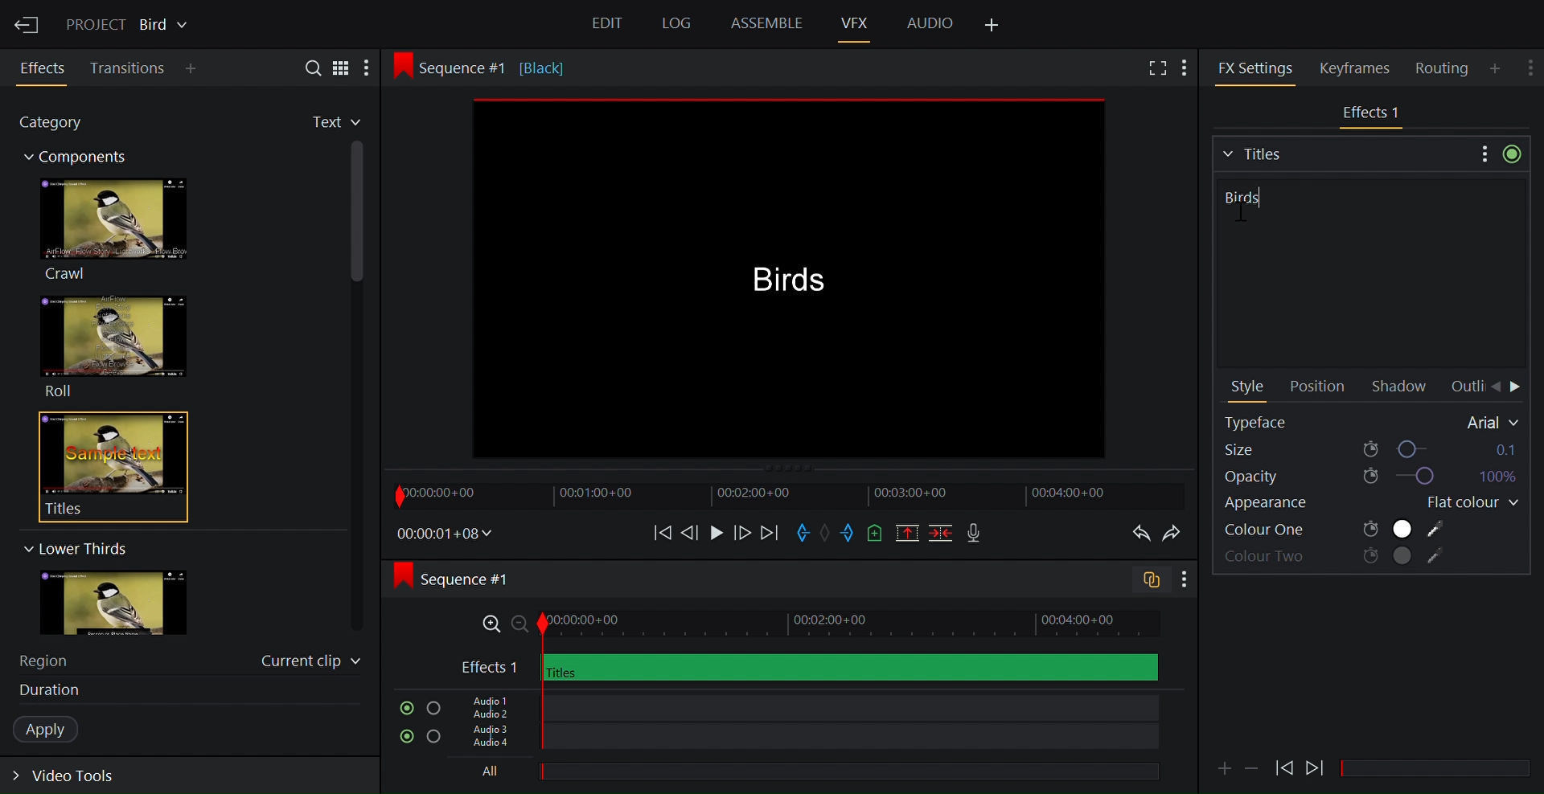 This screenshot has width=1544, height=794. Describe the element at coordinates (1144, 582) in the screenshot. I see `Toggle audio trcak sync` at that location.